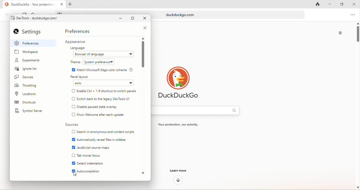 The height and width of the screenshot is (190, 360). What do you see at coordinates (71, 4) in the screenshot?
I see `add` at bounding box center [71, 4].